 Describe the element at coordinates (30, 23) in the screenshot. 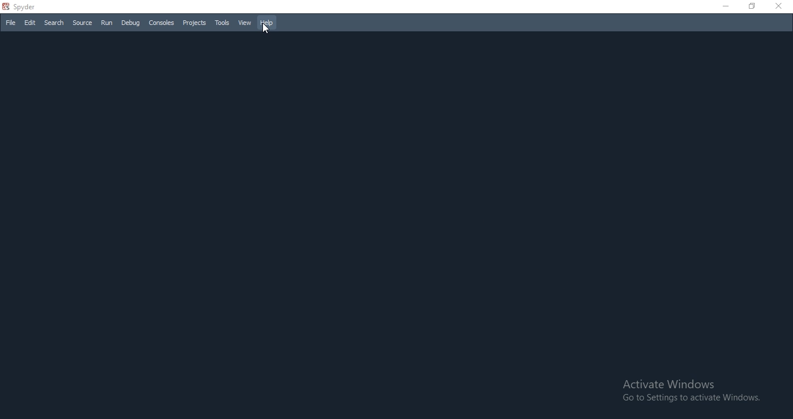

I see `Edit` at that location.